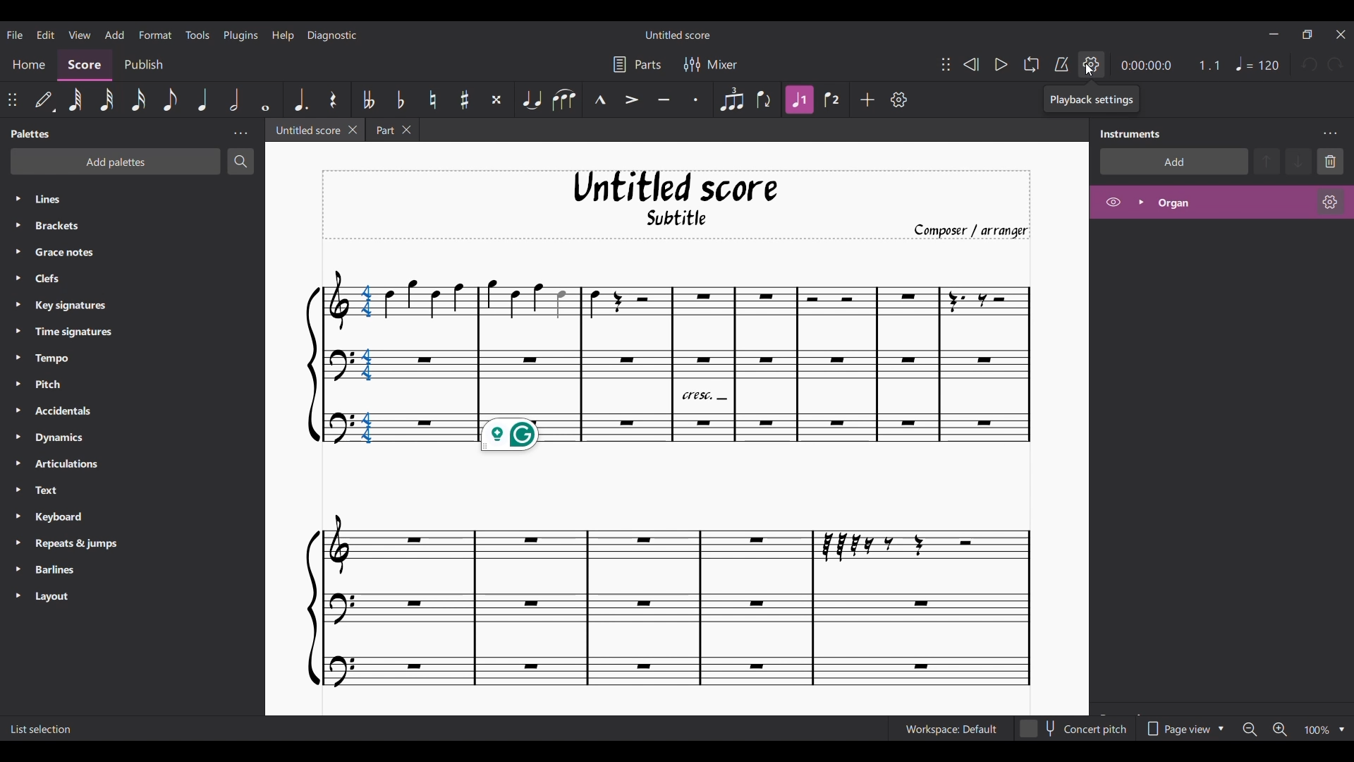  What do you see at coordinates (697, 99) in the screenshot?
I see `Staccato` at bounding box center [697, 99].